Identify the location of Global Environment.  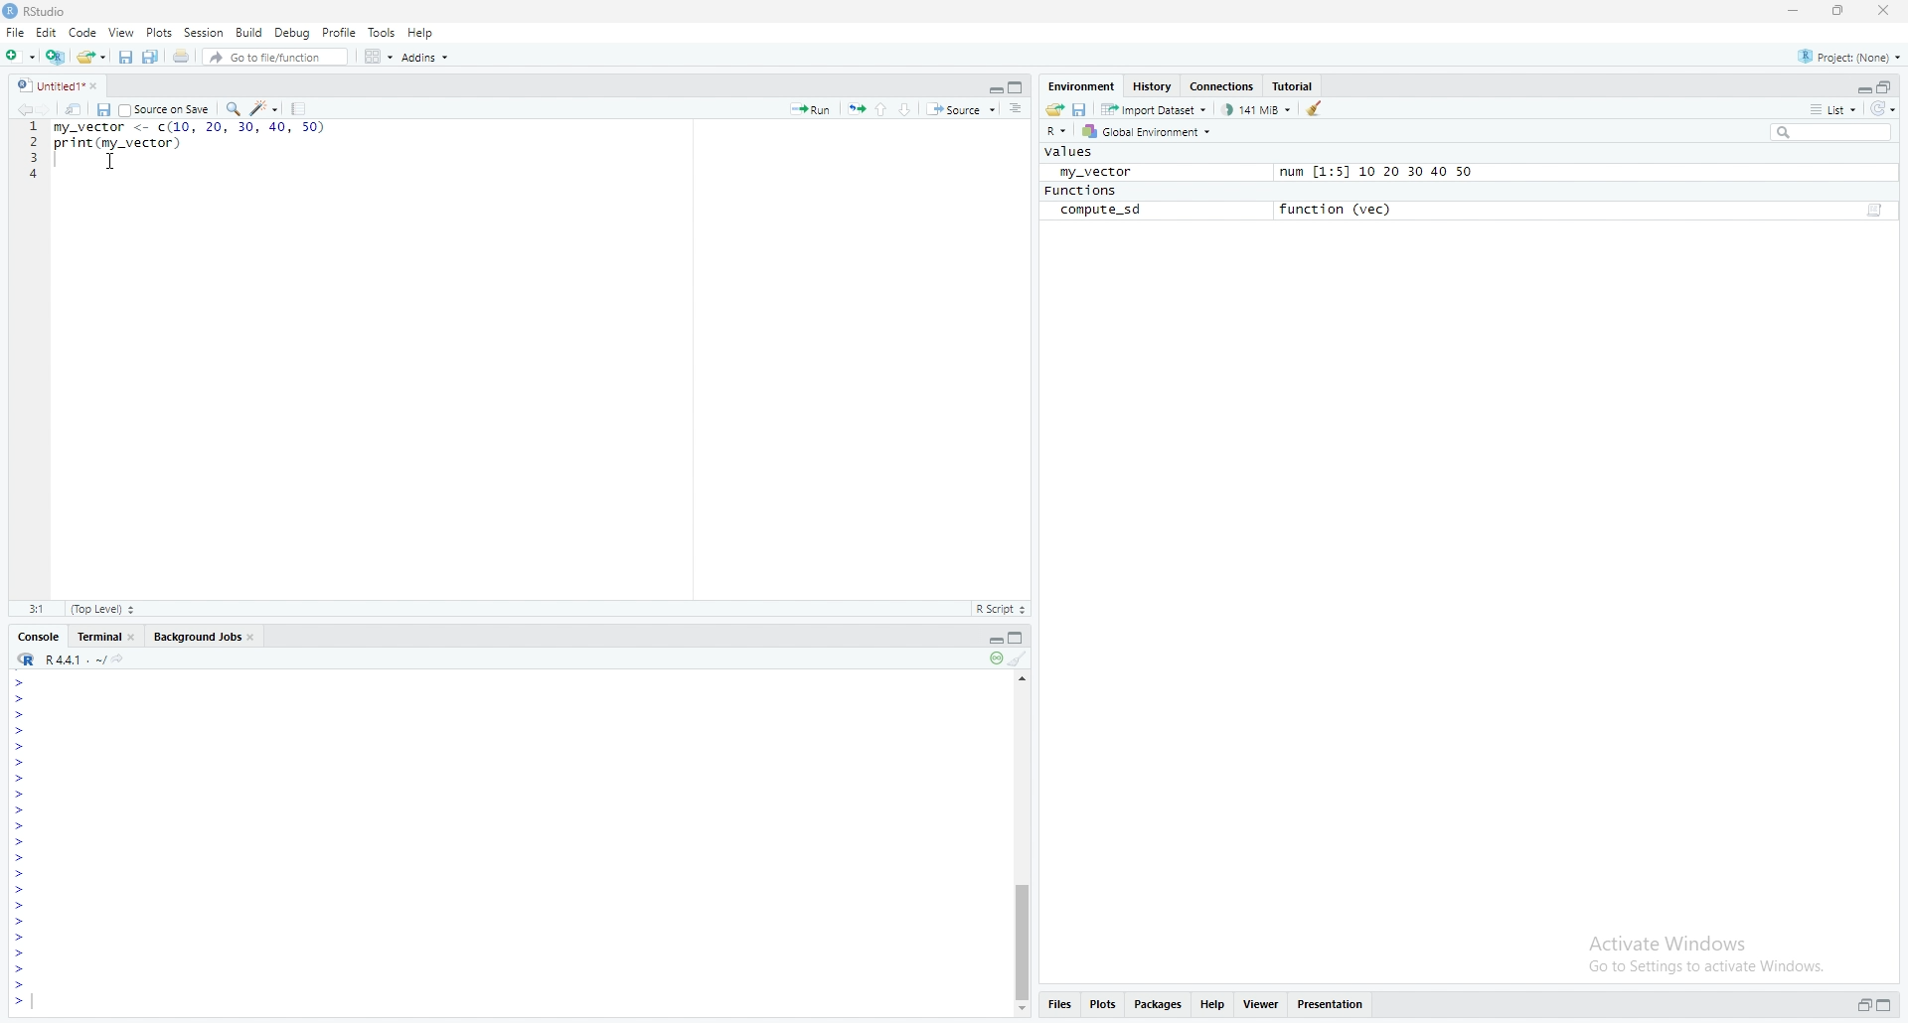
(1147, 132).